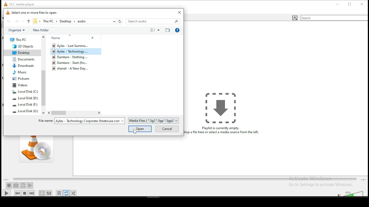 This screenshot has width=369, height=207. I want to click on file type, so click(155, 120).